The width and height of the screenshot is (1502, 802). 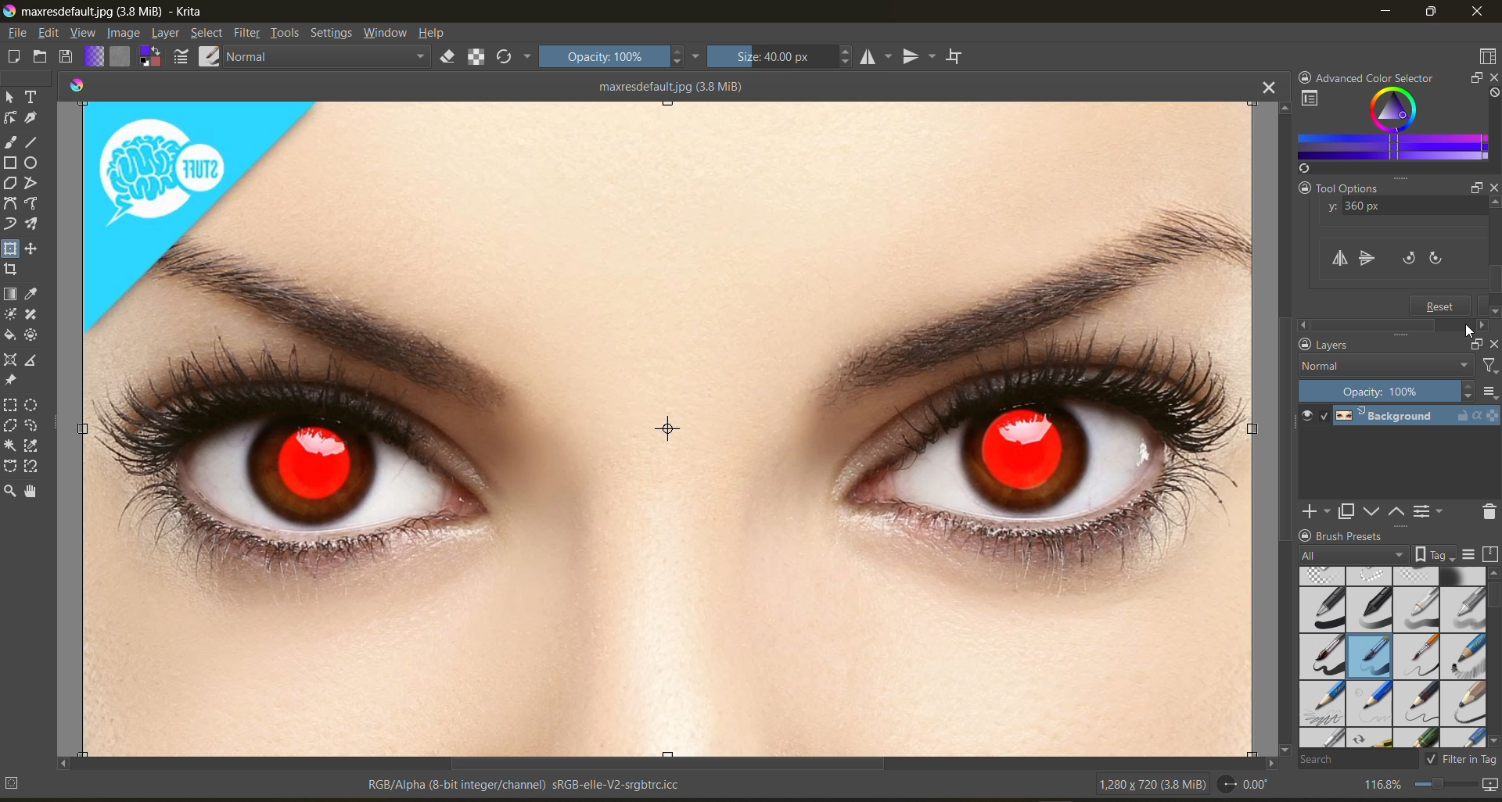 What do you see at coordinates (13, 59) in the screenshot?
I see `create` at bounding box center [13, 59].